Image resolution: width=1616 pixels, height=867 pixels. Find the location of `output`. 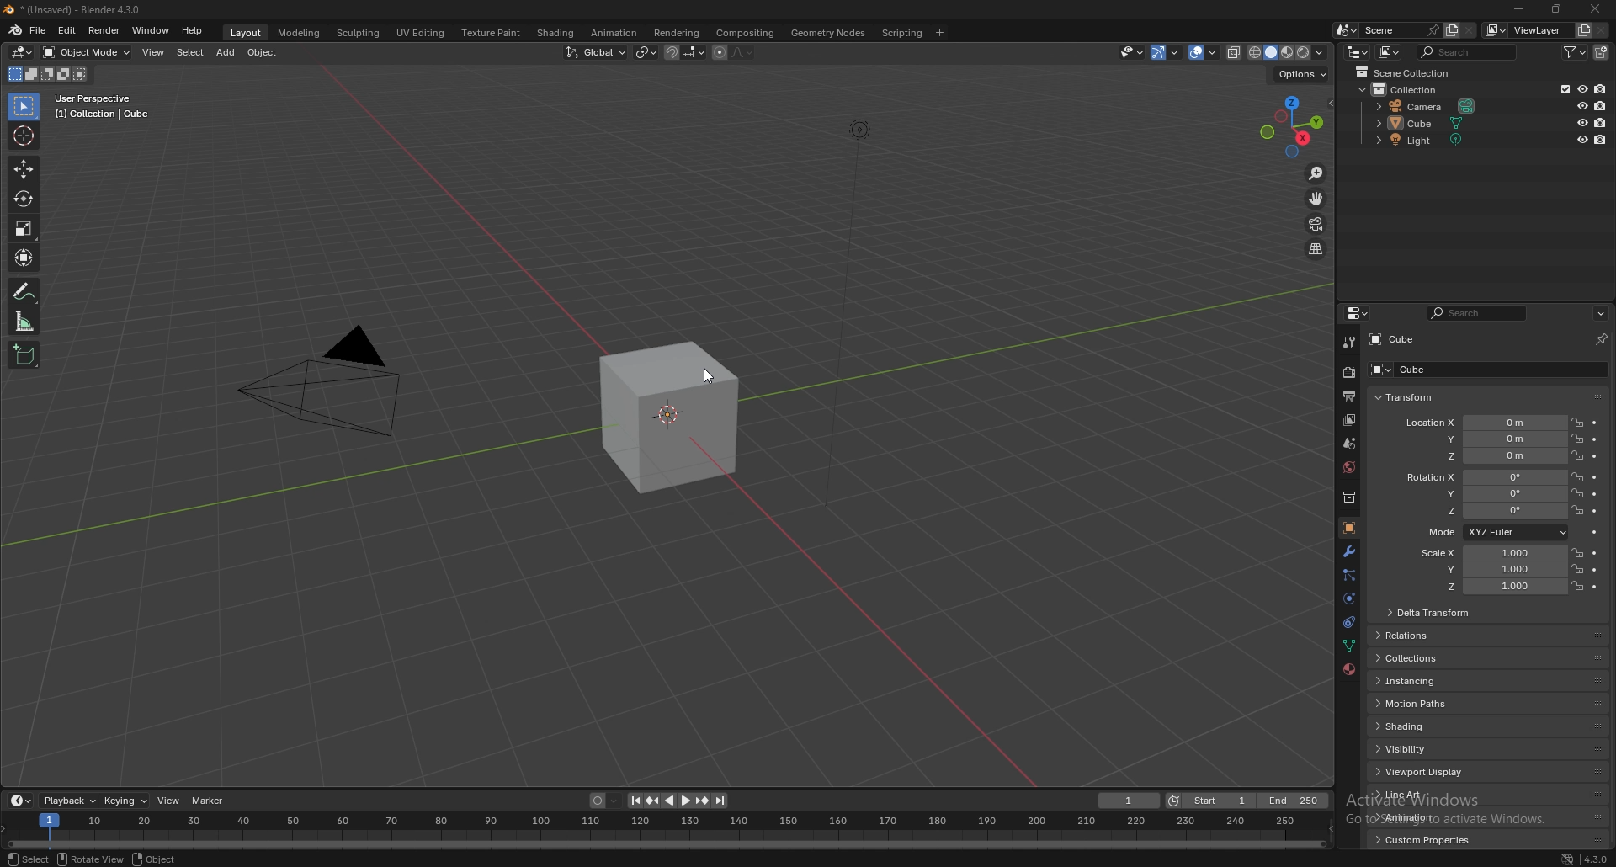

output is located at coordinates (1346, 396).